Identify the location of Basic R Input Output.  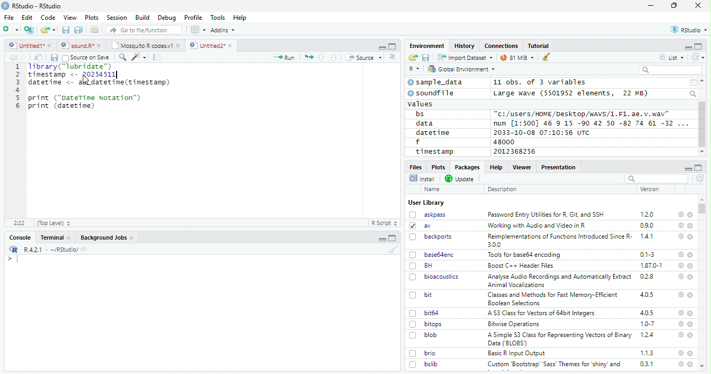
(518, 353).